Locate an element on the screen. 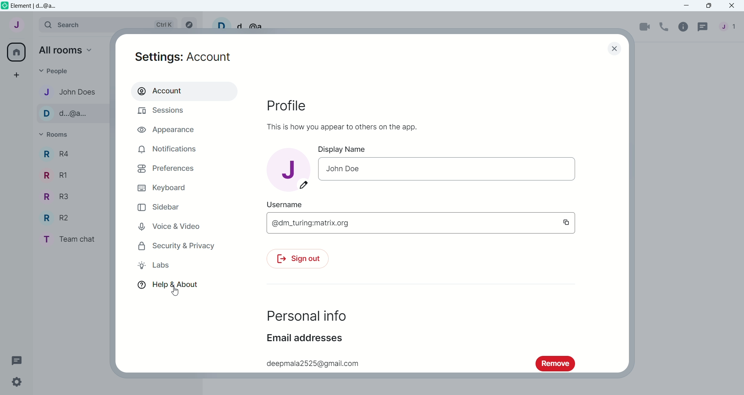 The image size is (744, 395). Personal Info is located at coordinates (308, 316).